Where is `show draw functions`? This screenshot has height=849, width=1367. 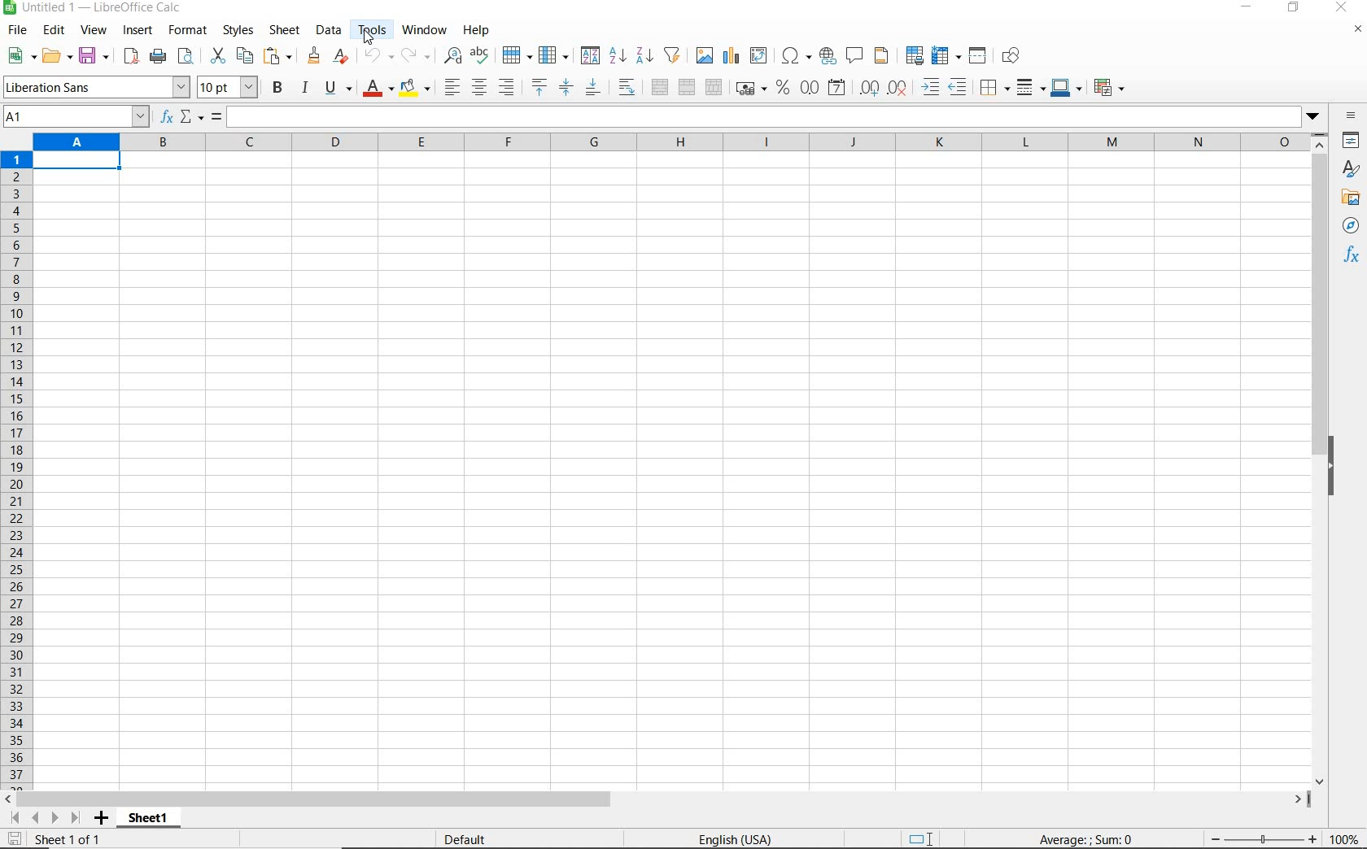 show draw functions is located at coordinates (1011, 56).